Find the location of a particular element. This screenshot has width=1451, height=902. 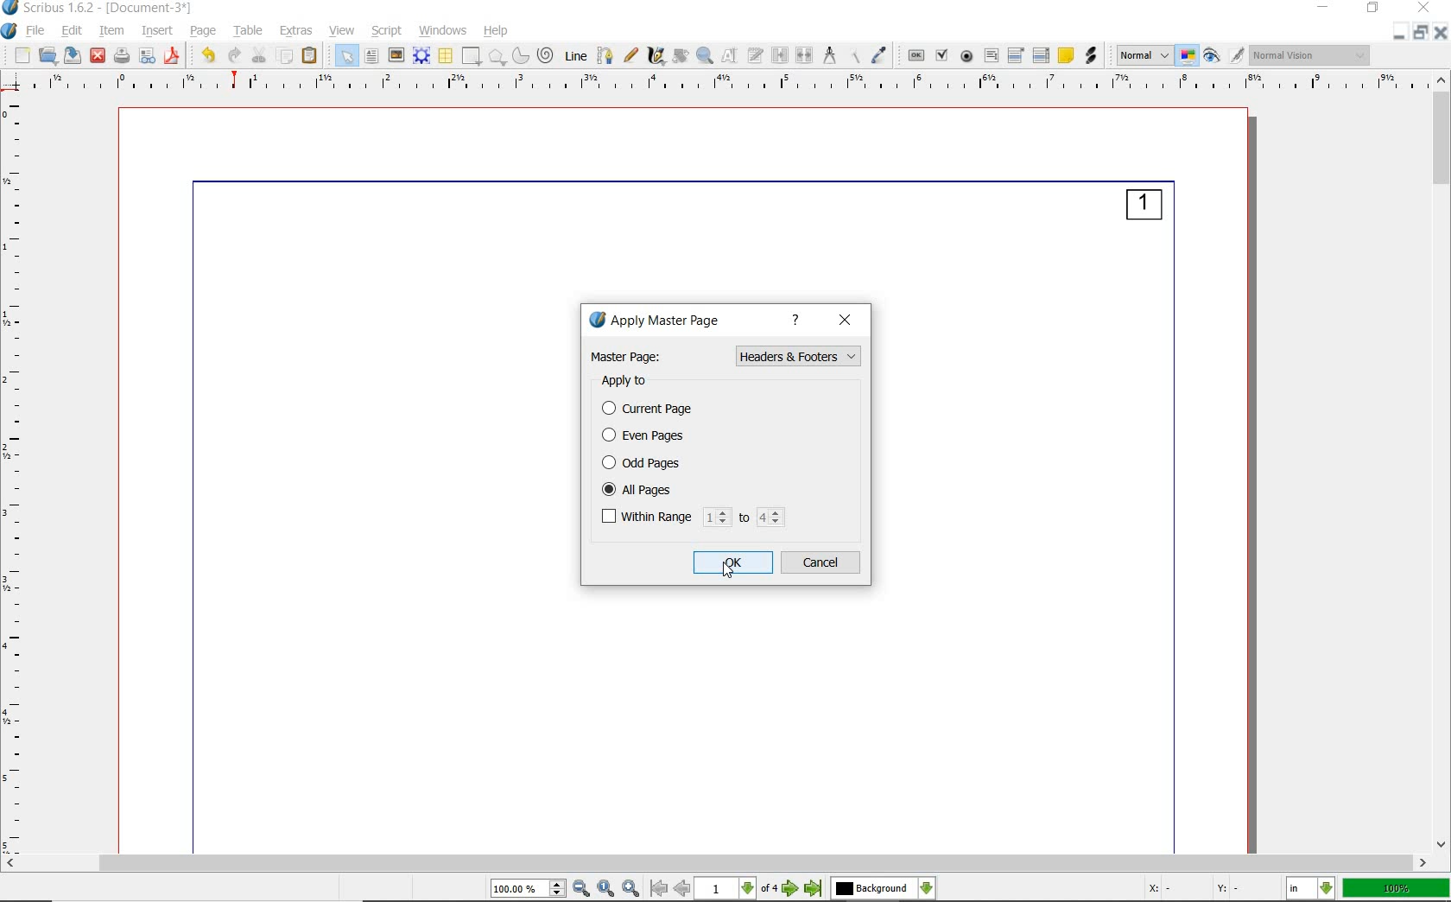

ok is located at coordinates (733, 562).